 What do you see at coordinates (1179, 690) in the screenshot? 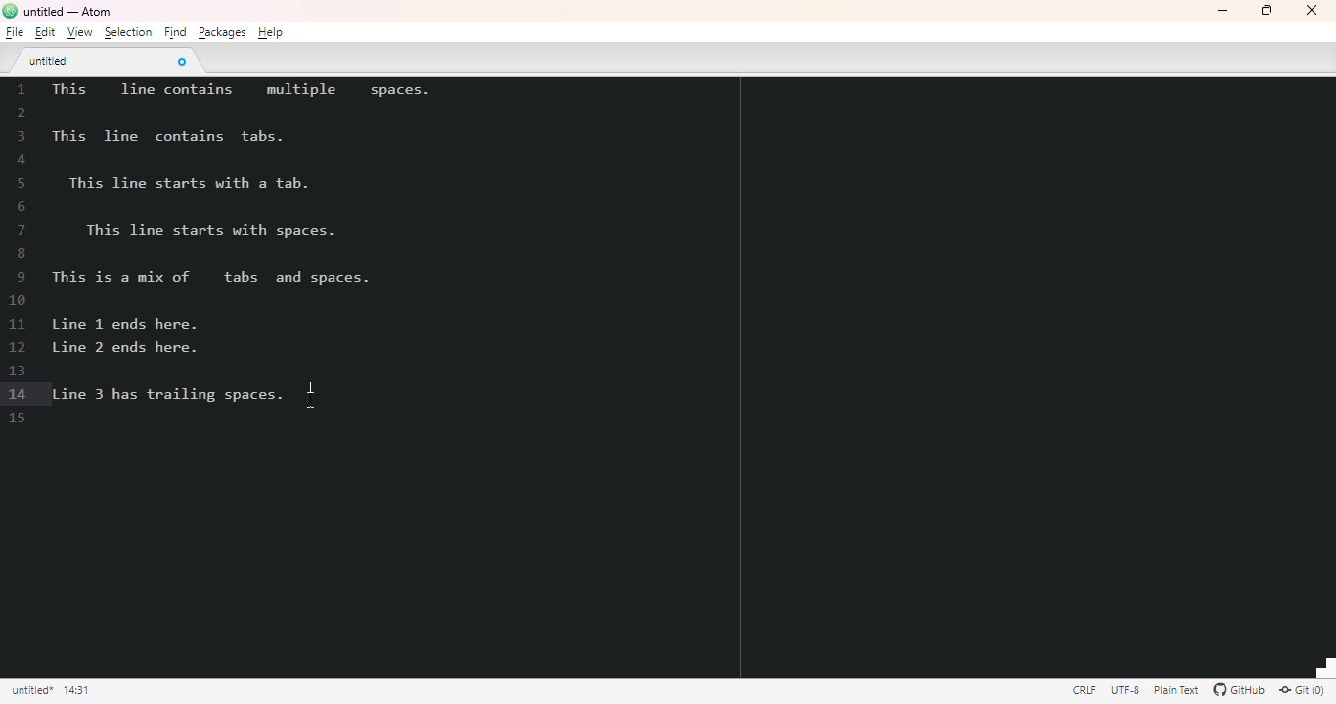
I see `file uses the plain text grammar` at bounding box center [1179, 690].